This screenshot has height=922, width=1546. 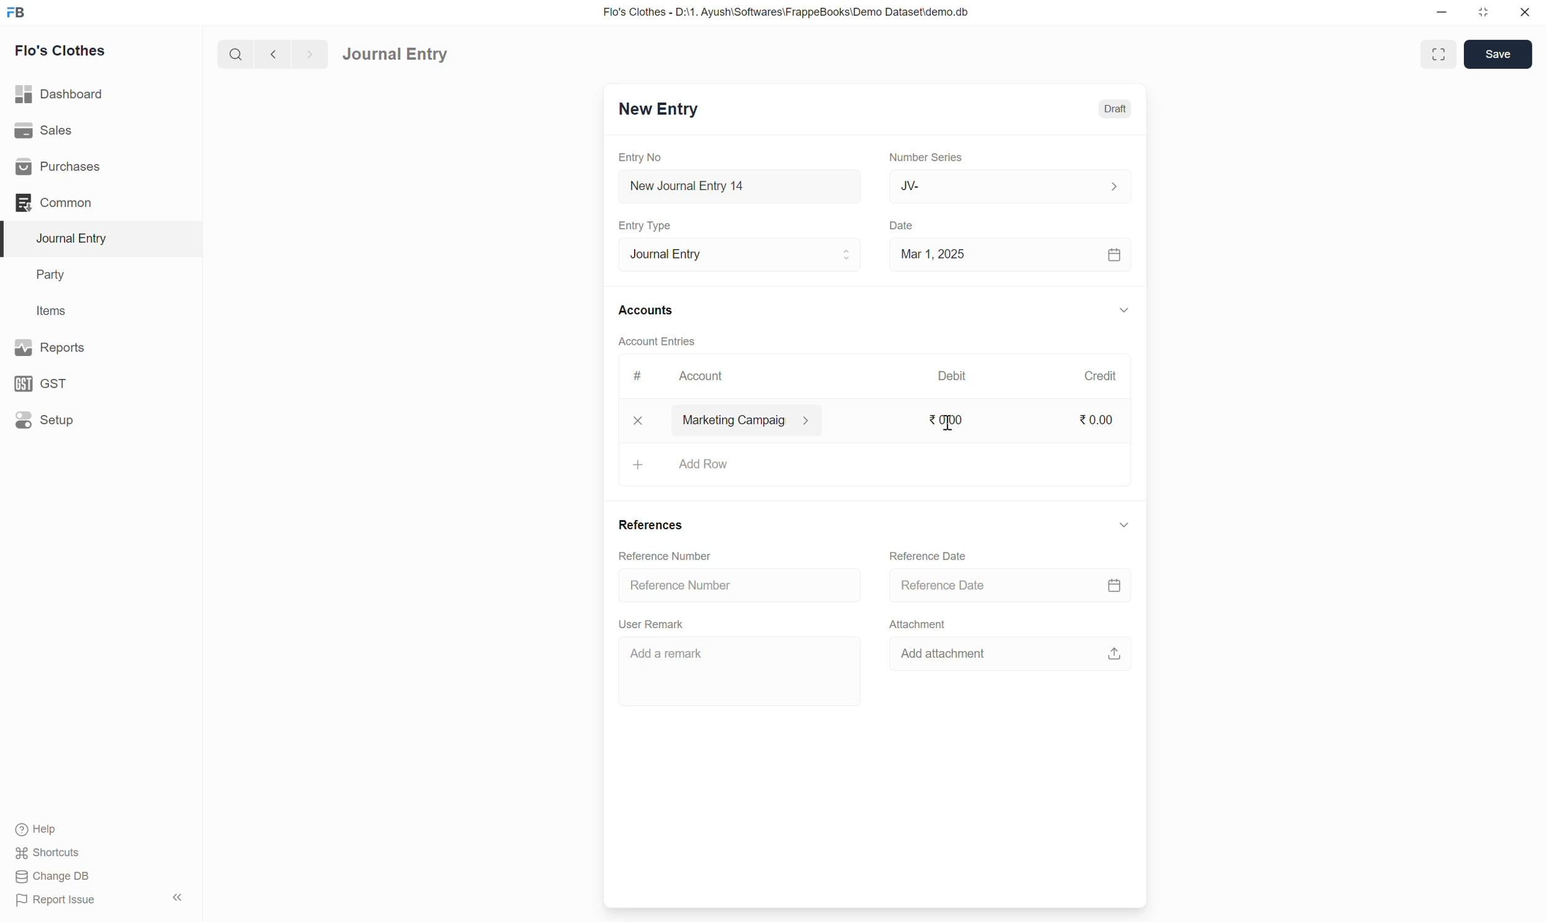 I want to click on Credit, so click(x=1100, y=375).